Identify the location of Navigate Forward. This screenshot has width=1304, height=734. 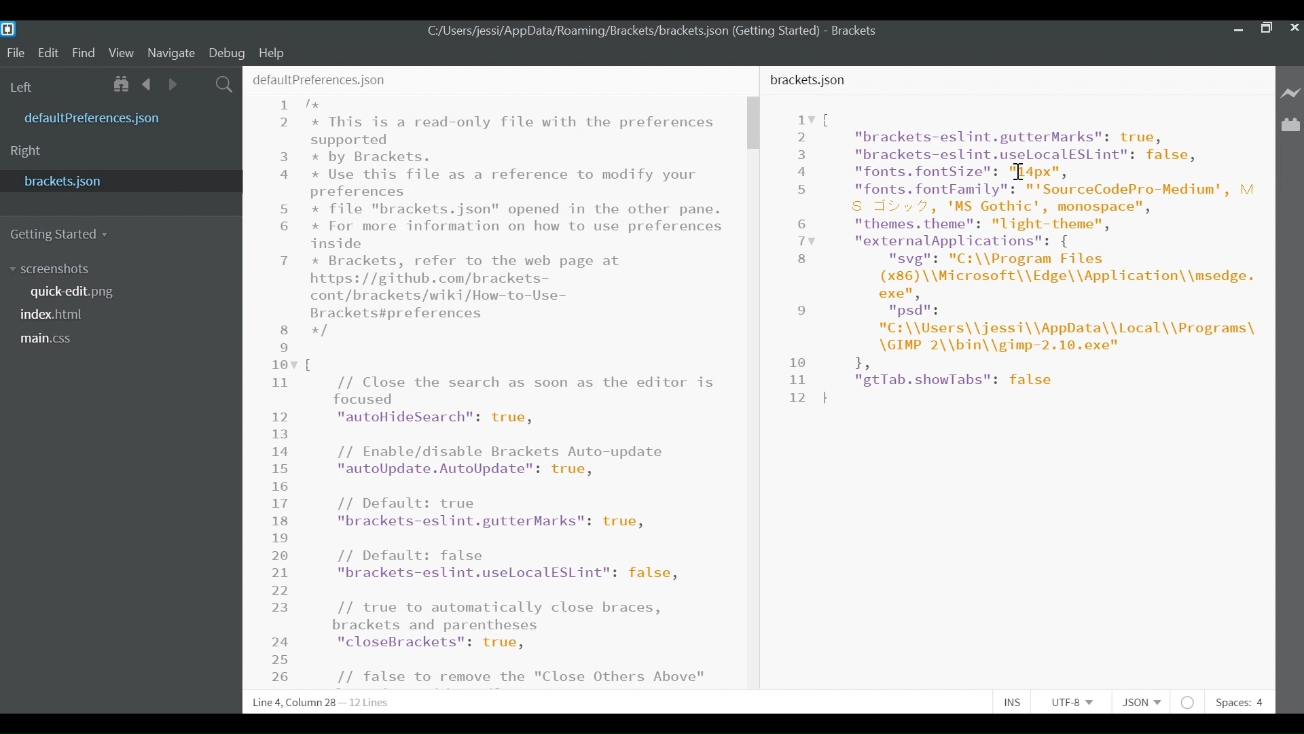
(169, 86).